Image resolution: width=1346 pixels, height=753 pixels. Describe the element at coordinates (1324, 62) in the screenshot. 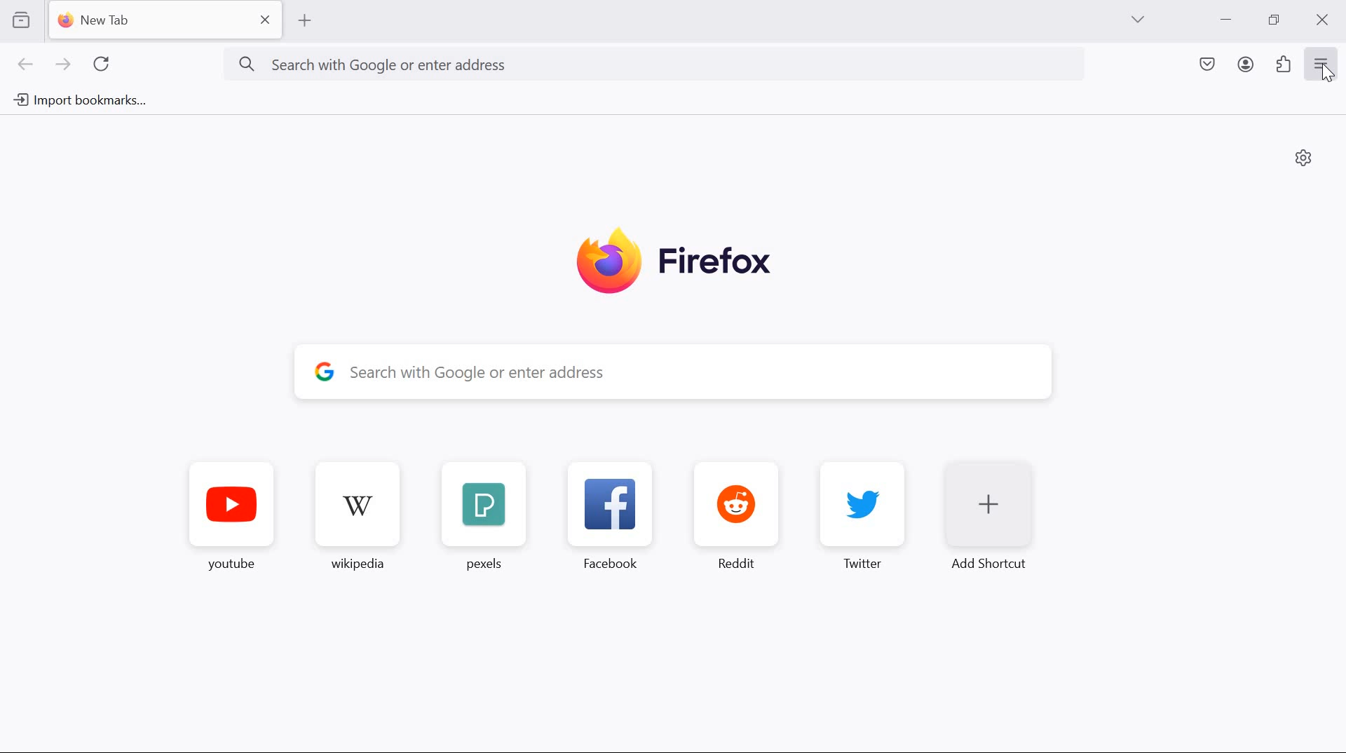

I see `open application menu` at that location.